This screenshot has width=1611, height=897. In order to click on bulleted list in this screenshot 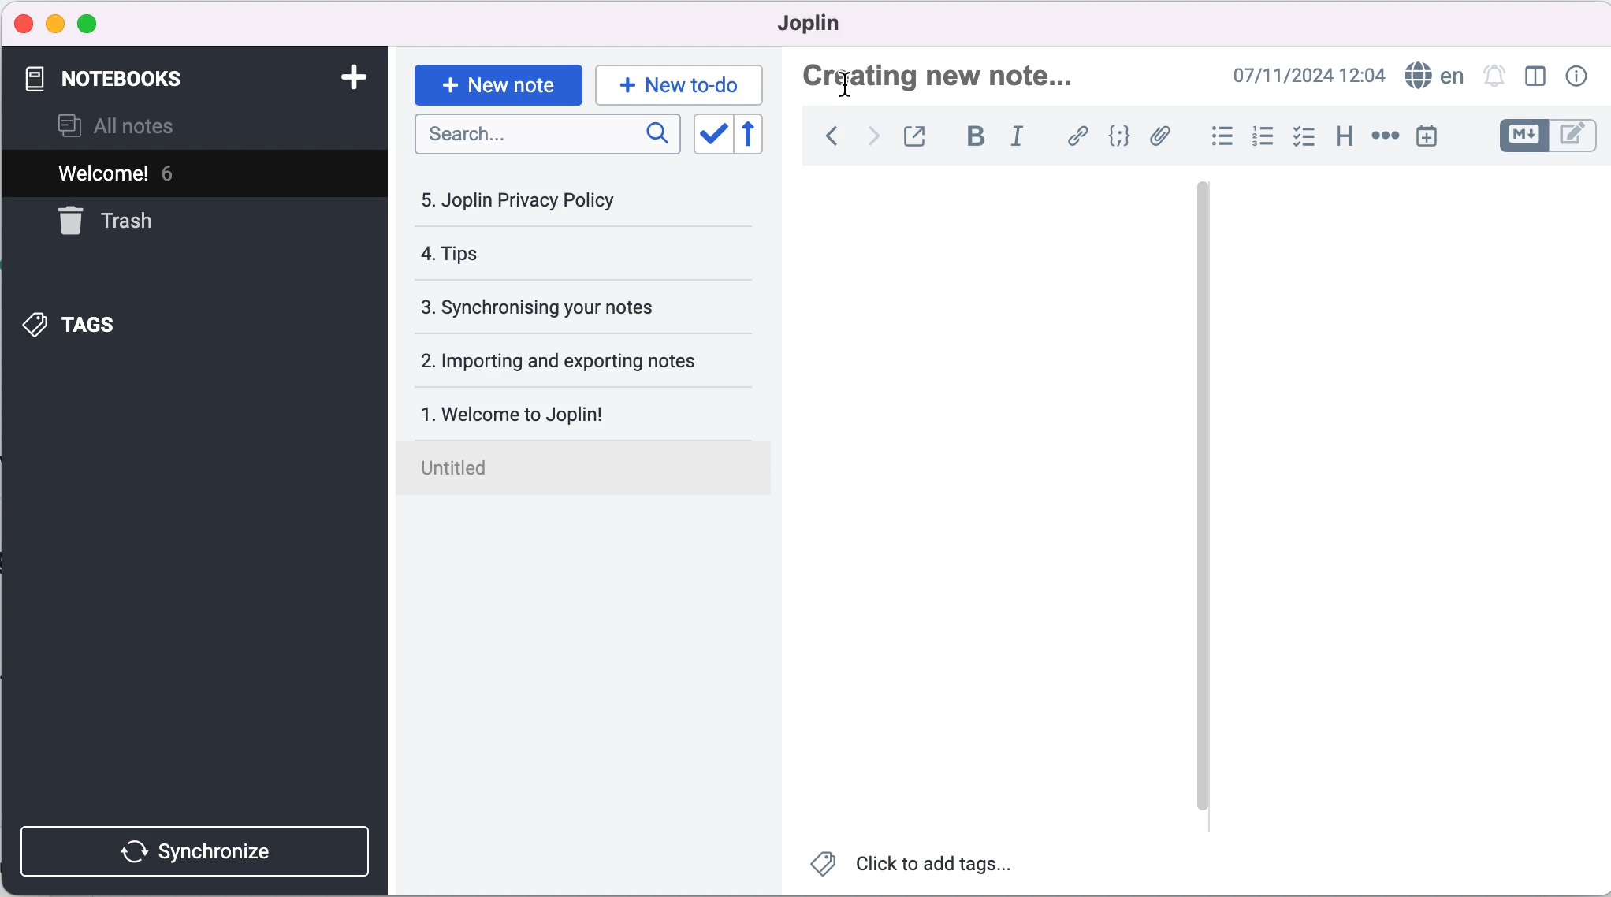, I will do `click(1215, 140)`.